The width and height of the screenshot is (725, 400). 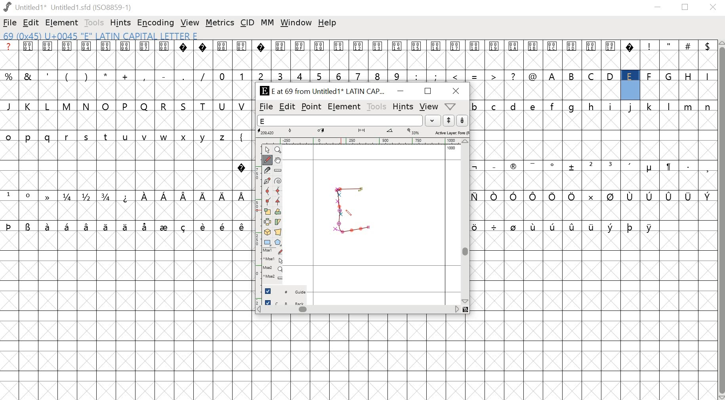 What do you see at coordinates (321, 91) in the screenshot?
I see `E at 69 from Untitled1 LATIN CAPI...` at bounding box center [321, 91].